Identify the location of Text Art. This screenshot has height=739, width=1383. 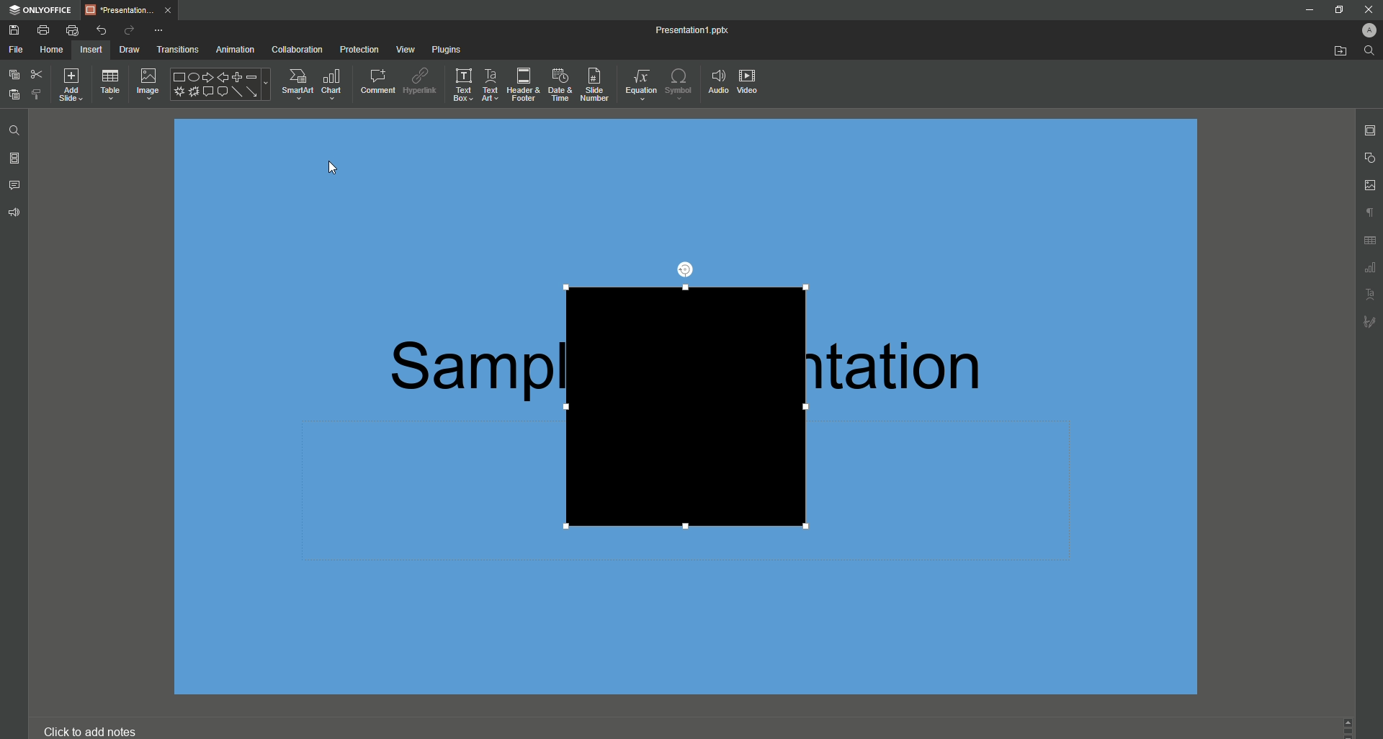
(489, 85).